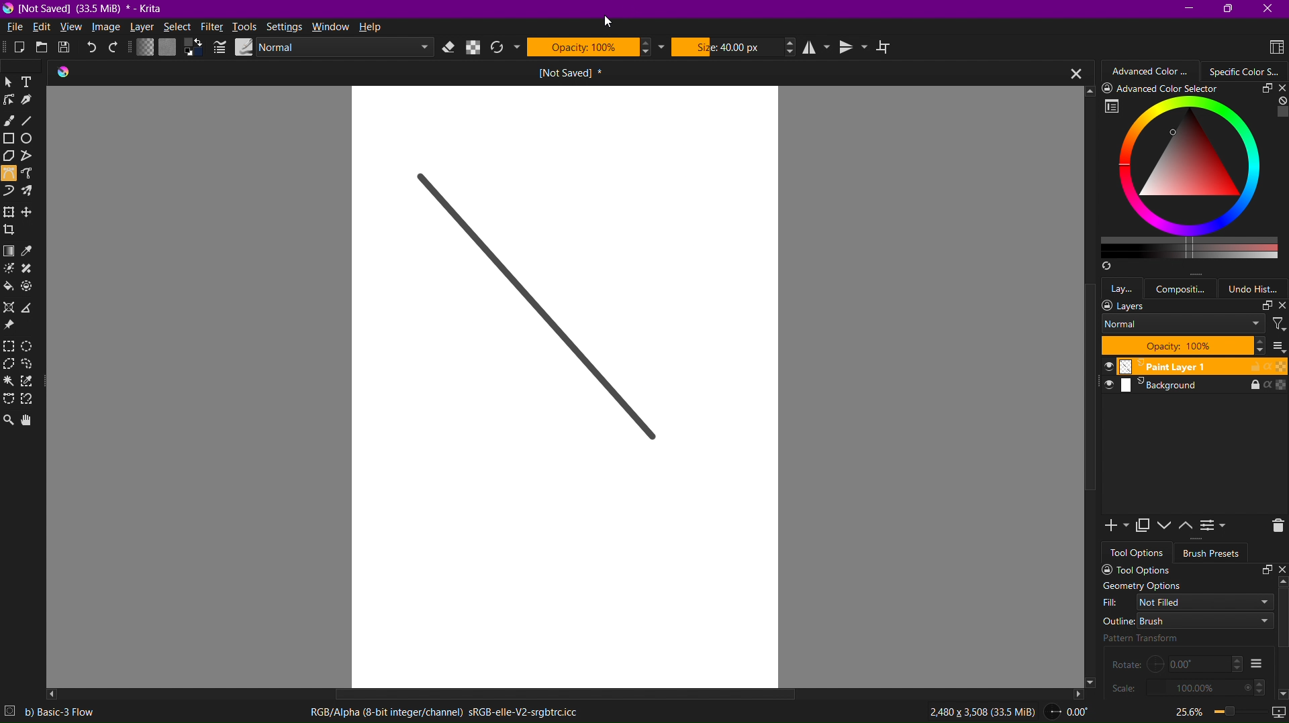 This screenshot has width=1289, height=723. What do you see at coordinates (1214, 528) in the screenshot?
I see `View or Change Layer Properties` at bounding box center [1214, 528].